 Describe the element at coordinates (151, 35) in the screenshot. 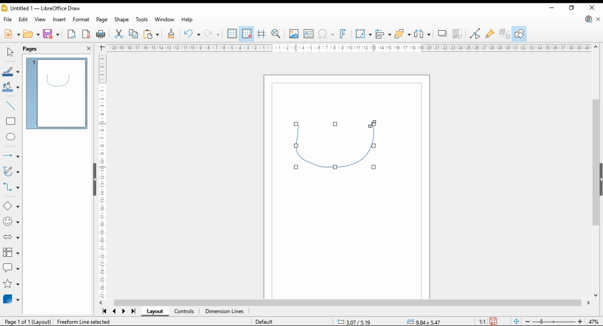

I see `paste` at that location.